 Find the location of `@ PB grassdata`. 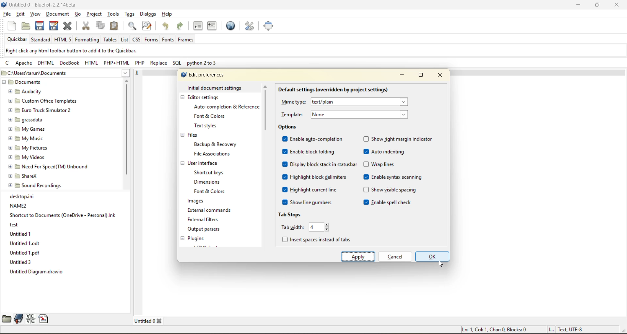

@ PB grassdata is located at coordinates (25, 119).